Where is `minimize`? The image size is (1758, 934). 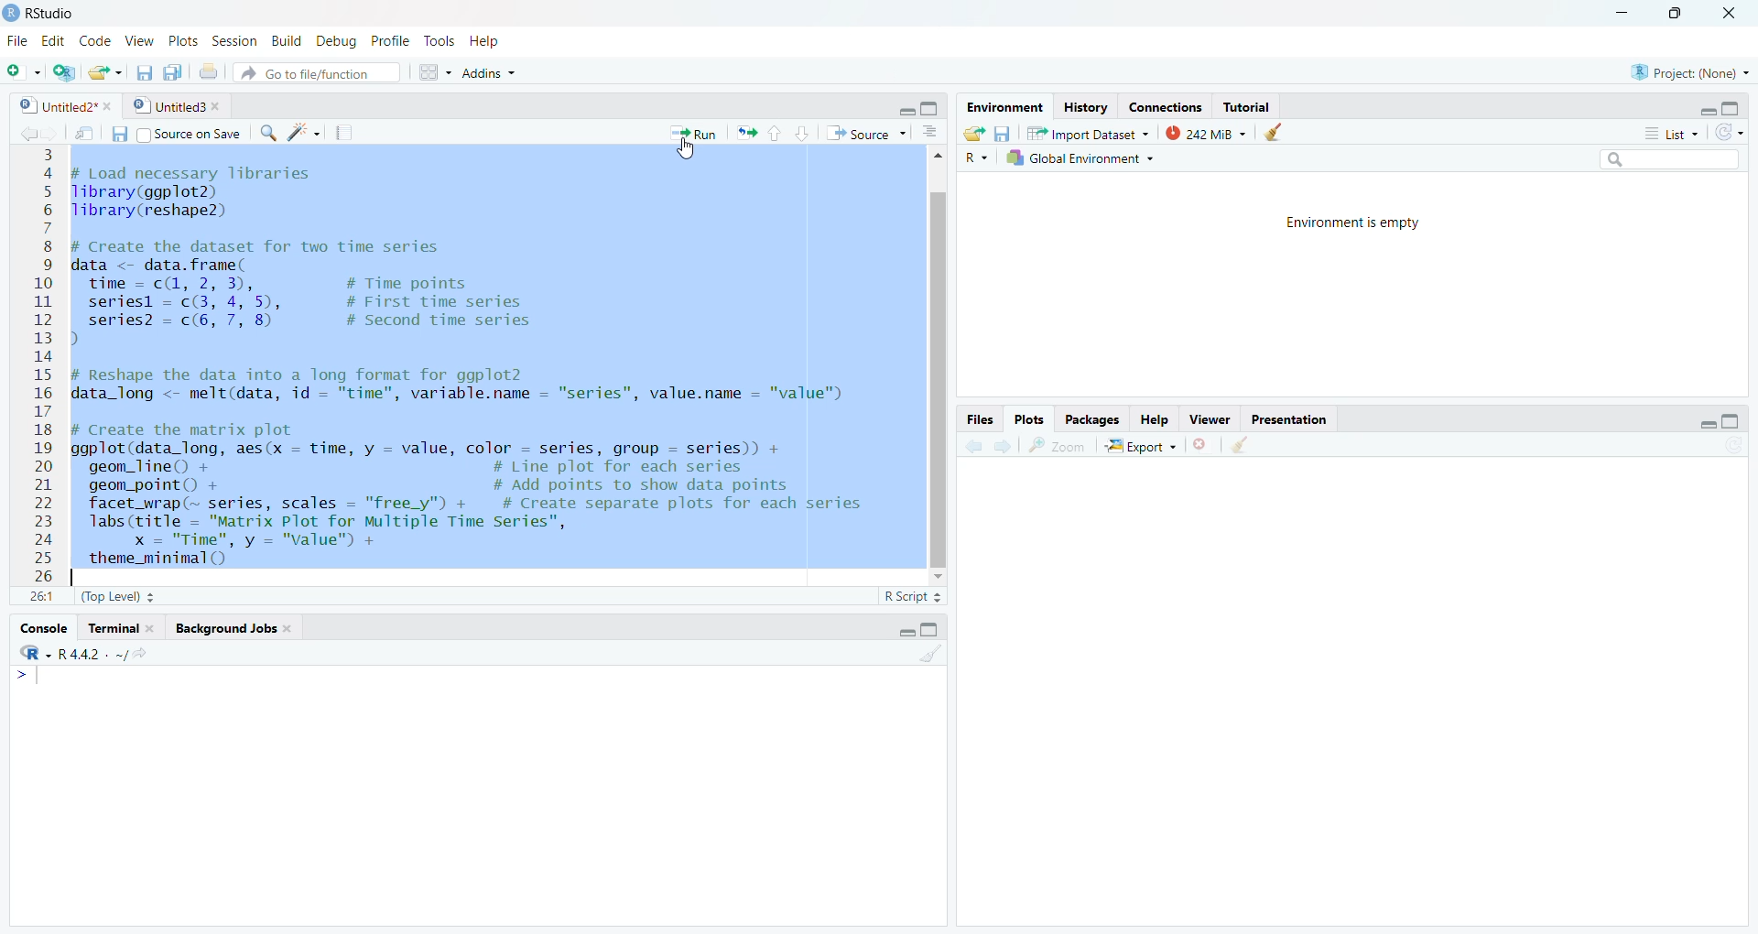 minimize is located at coordinates (1707, 424).